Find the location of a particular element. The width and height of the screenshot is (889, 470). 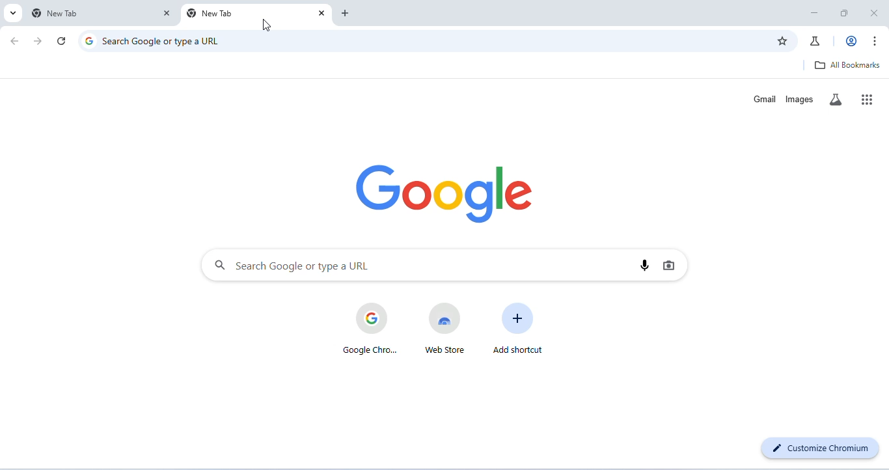

add bookmark is located at coordinates (780, 40).